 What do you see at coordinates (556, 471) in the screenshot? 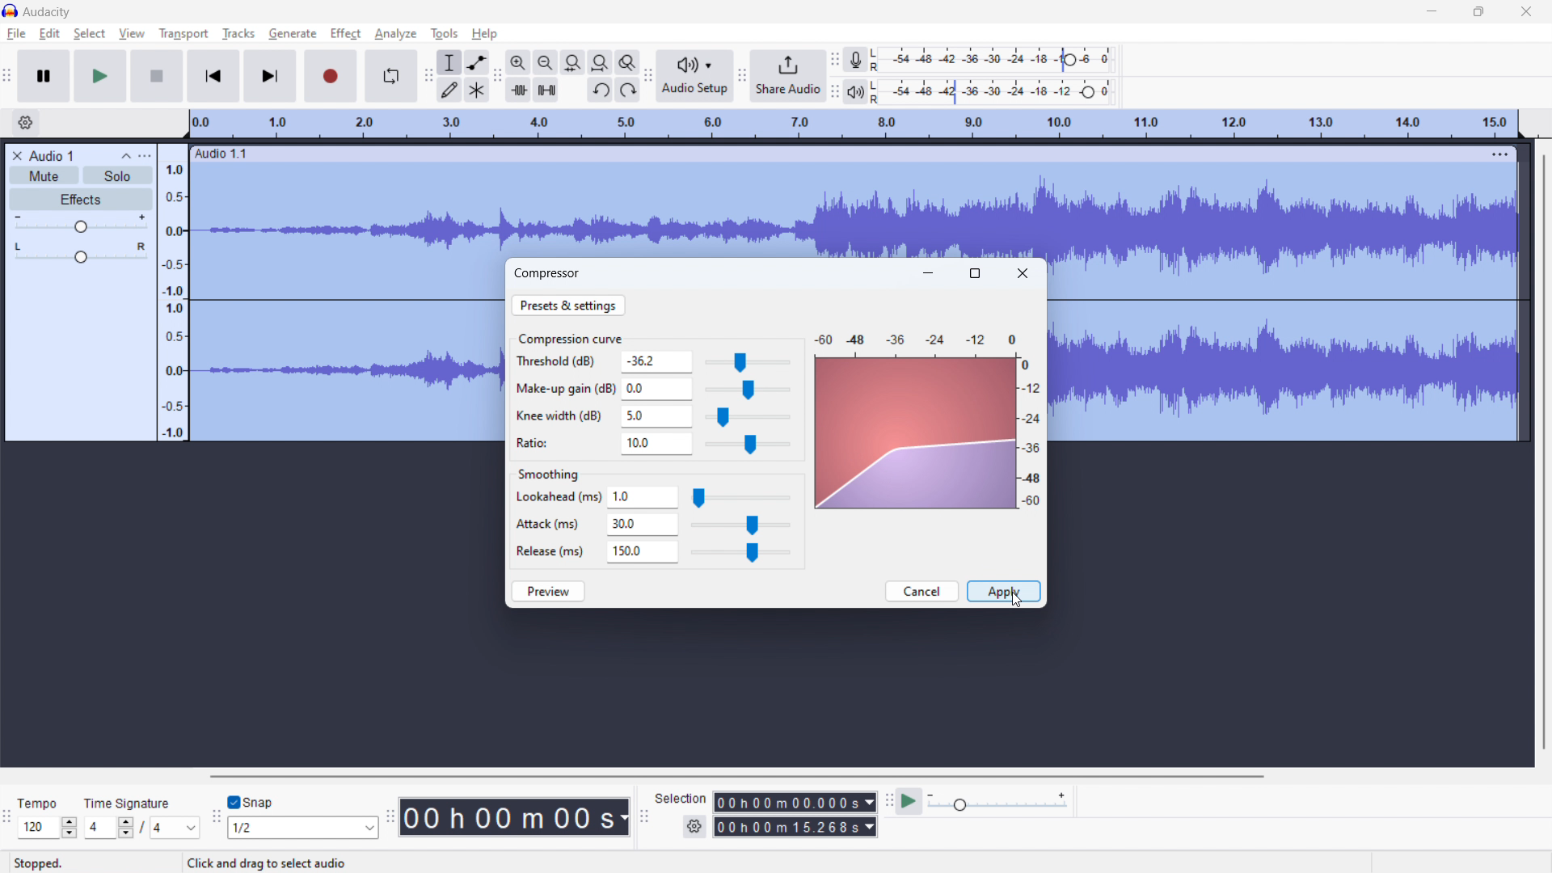
I see ` Soothing` at bounding box center [556, 471].